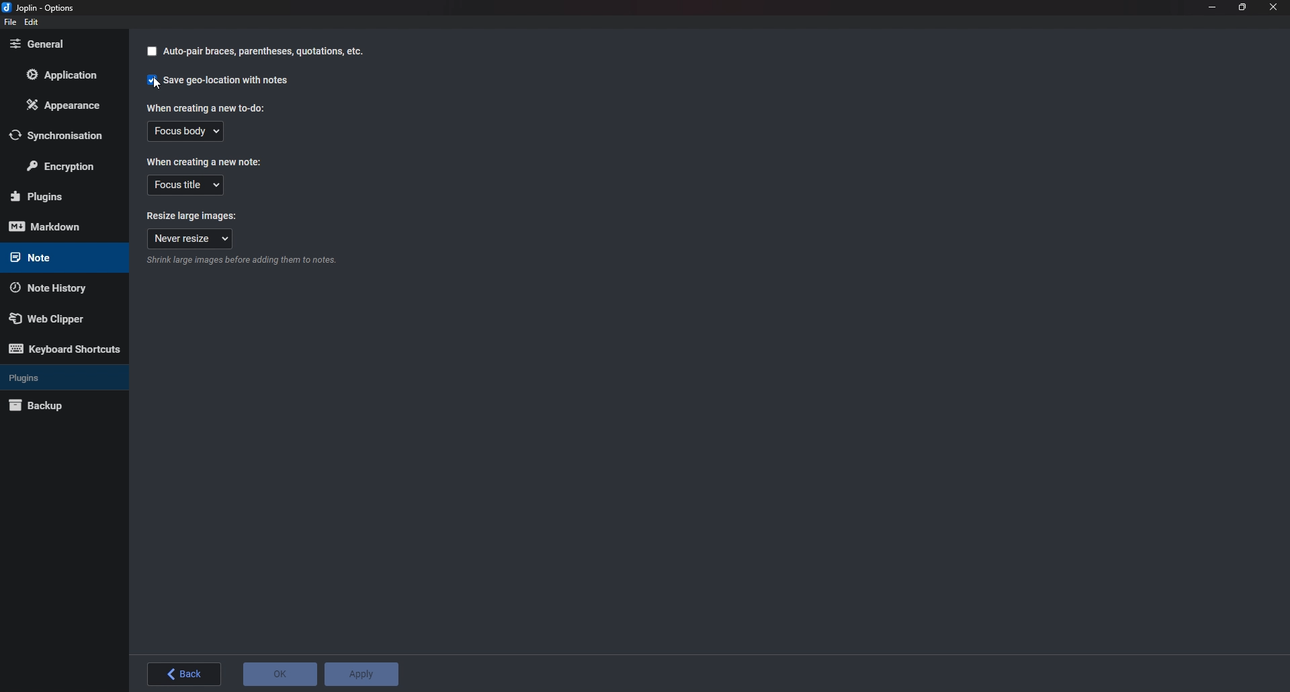 The height and width of the screenshot is (692, 1290). Describe the element at coordinates (9, 23) in the screenshot. I see `file` at that location.